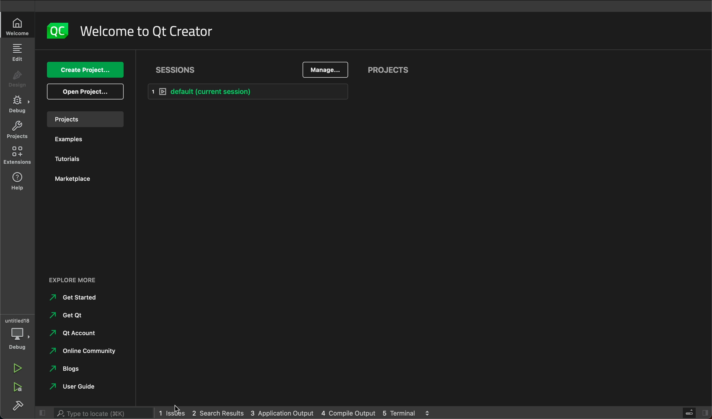 This screenshot has width=712, height=419. Describe the element at coordinates (85, 352) in the screenshot. I see `online community` at that location.